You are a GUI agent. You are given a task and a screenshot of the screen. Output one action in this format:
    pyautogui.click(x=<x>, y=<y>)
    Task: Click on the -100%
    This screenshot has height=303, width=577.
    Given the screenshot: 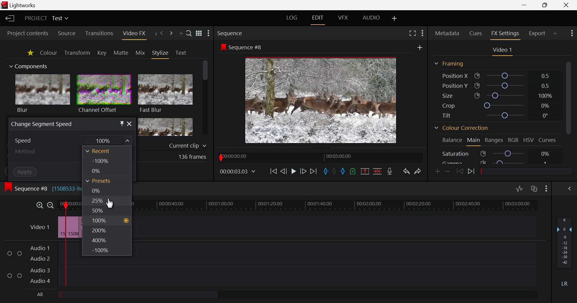 What is the action you would take?
    pyautogui.click(x=107, y=251)
    